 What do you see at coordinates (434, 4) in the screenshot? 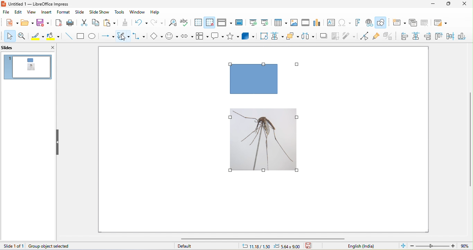
I see `minimize` at bounding box center [434, 4].